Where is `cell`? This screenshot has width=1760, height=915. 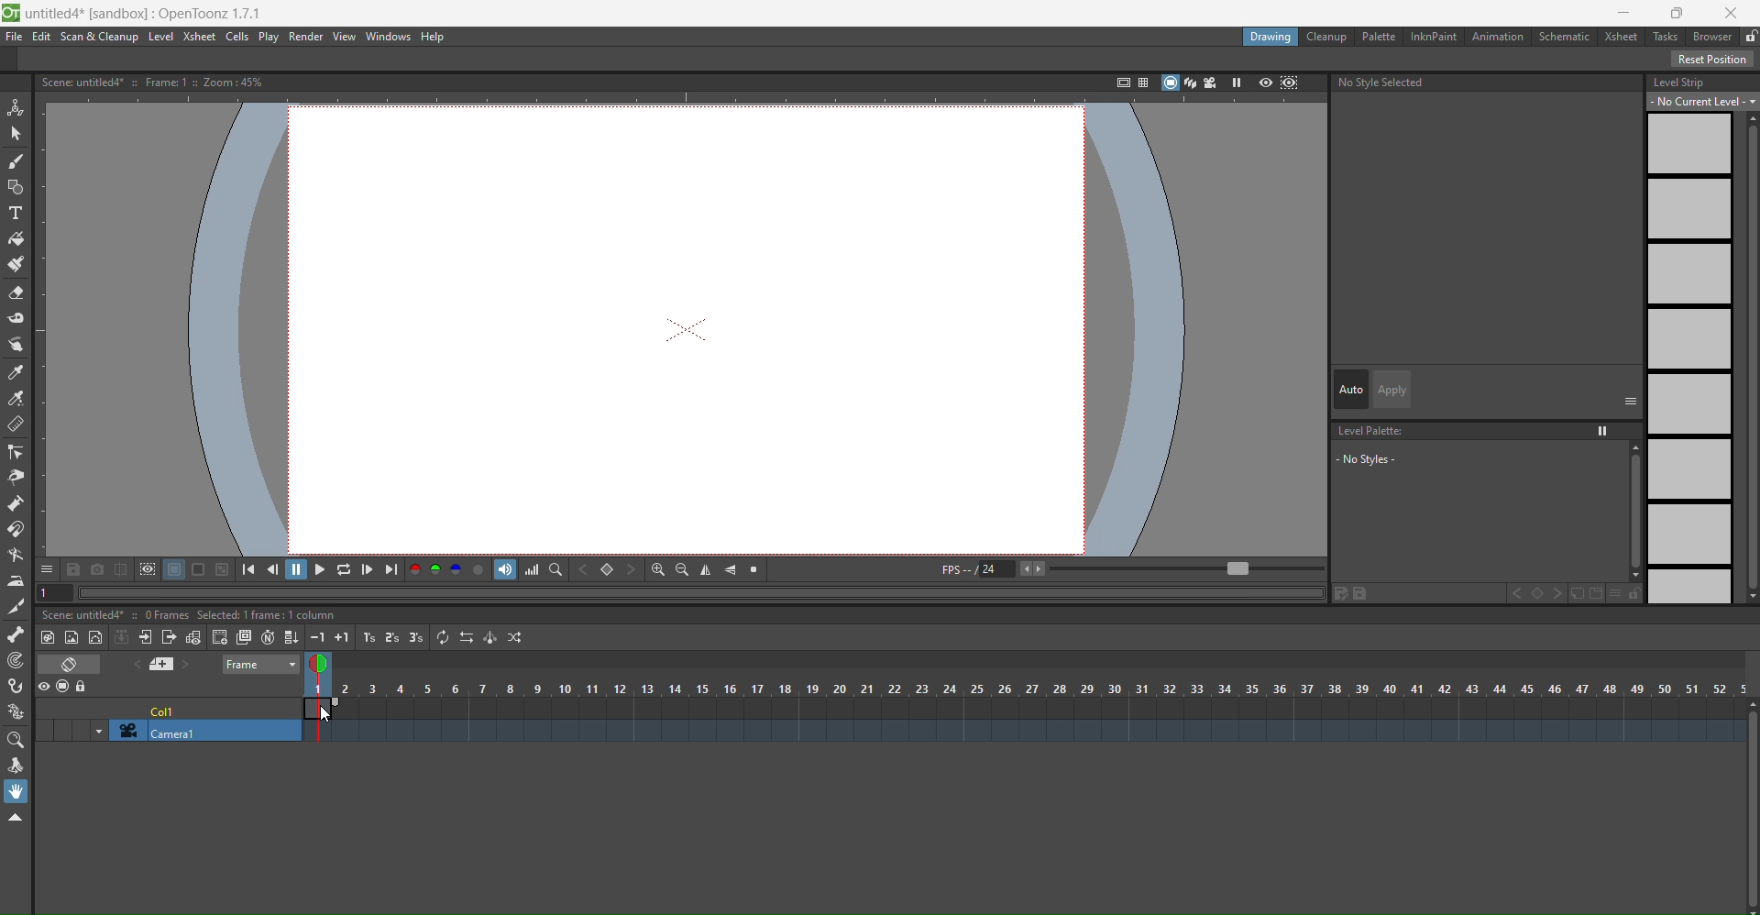
cell is located at coordinates (166, 709).